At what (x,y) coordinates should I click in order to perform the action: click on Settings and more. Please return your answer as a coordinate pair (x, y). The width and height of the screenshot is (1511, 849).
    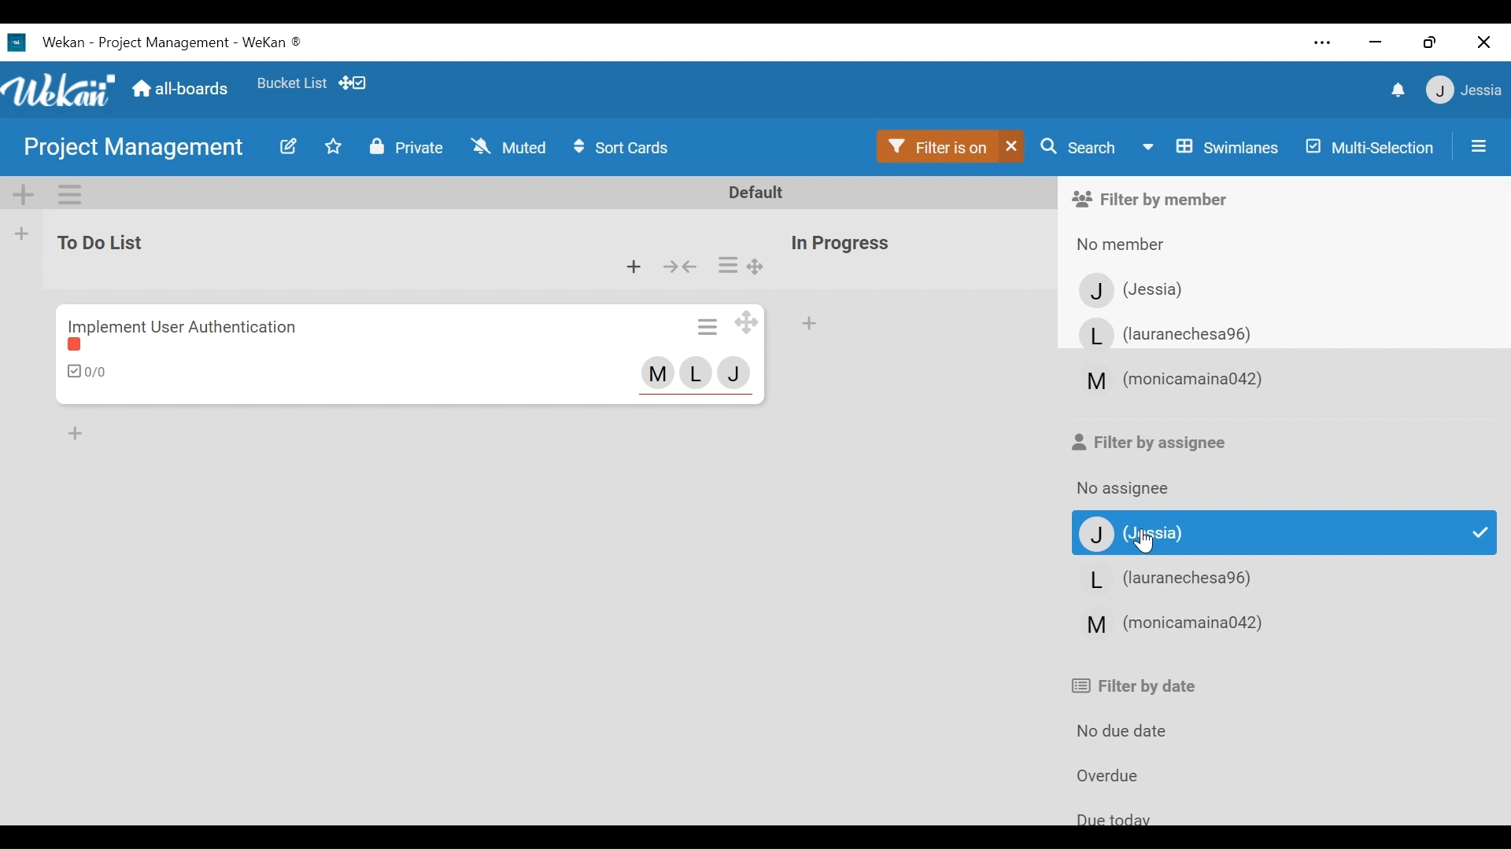
    Looking at the image, I should click on (1321, 44).